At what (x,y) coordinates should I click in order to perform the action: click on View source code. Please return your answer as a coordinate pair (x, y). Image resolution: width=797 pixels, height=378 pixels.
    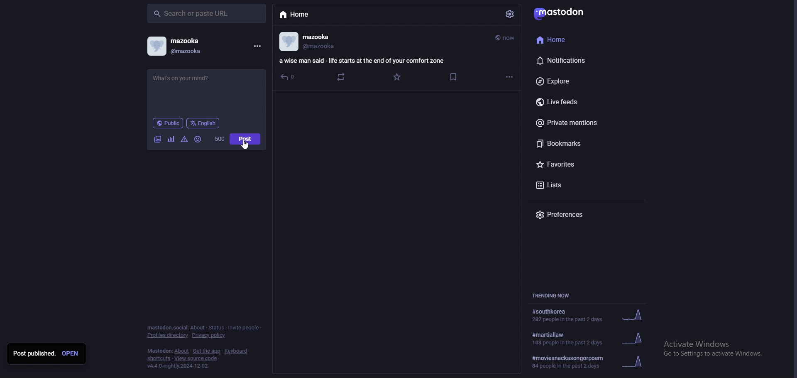
    Looking at the image, I should click on (198, 358).